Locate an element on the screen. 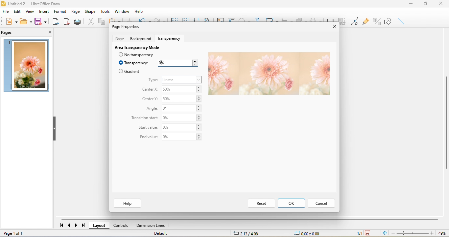  0% is located at coordinates (181, 137).